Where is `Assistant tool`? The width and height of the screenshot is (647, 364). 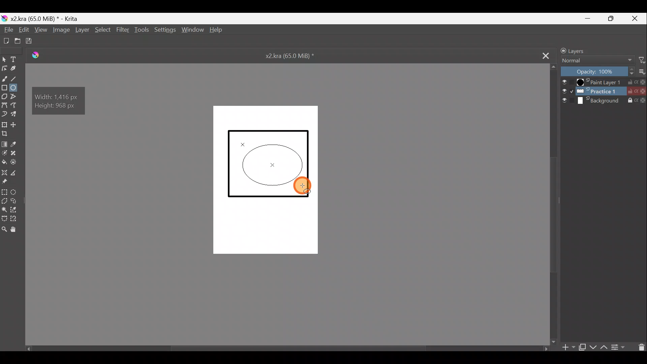
Assistant tool is located at coordinates (5, 172).